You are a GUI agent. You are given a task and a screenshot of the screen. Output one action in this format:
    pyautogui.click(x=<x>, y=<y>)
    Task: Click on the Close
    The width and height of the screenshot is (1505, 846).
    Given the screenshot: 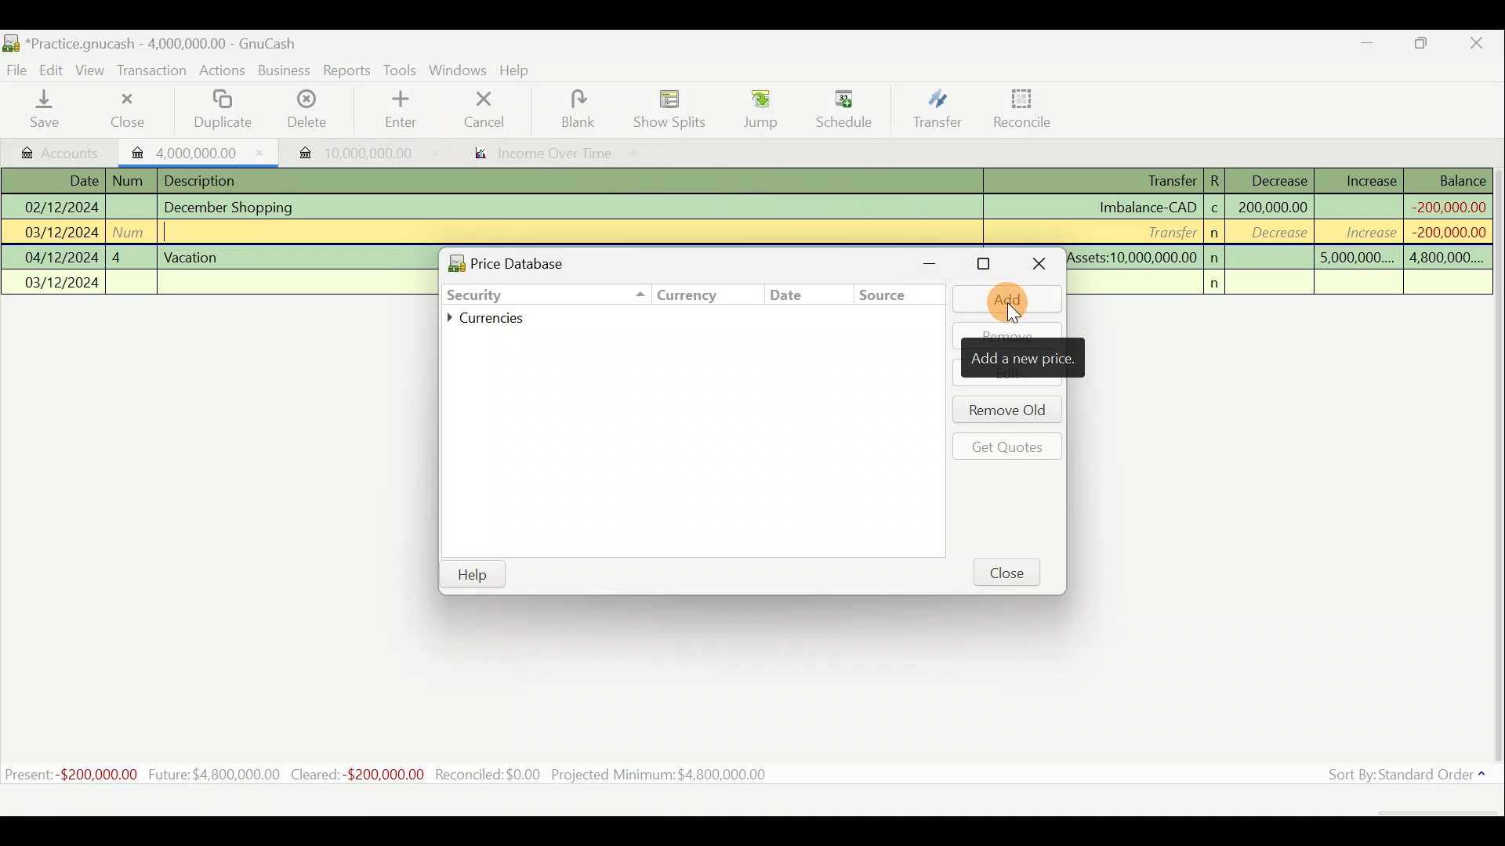 What is the action you would take?
    pyautogui.click(x=125, y=110)
    